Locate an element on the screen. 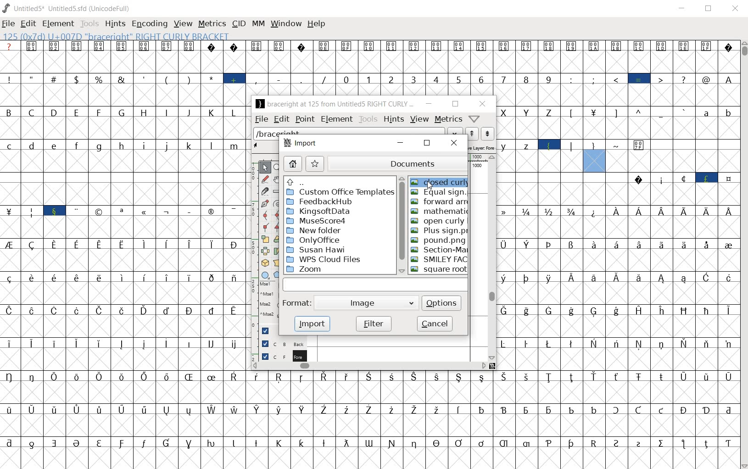 The width and height of the screenshot is (748, 469). glyph characters is located at coordinates (491, 420).